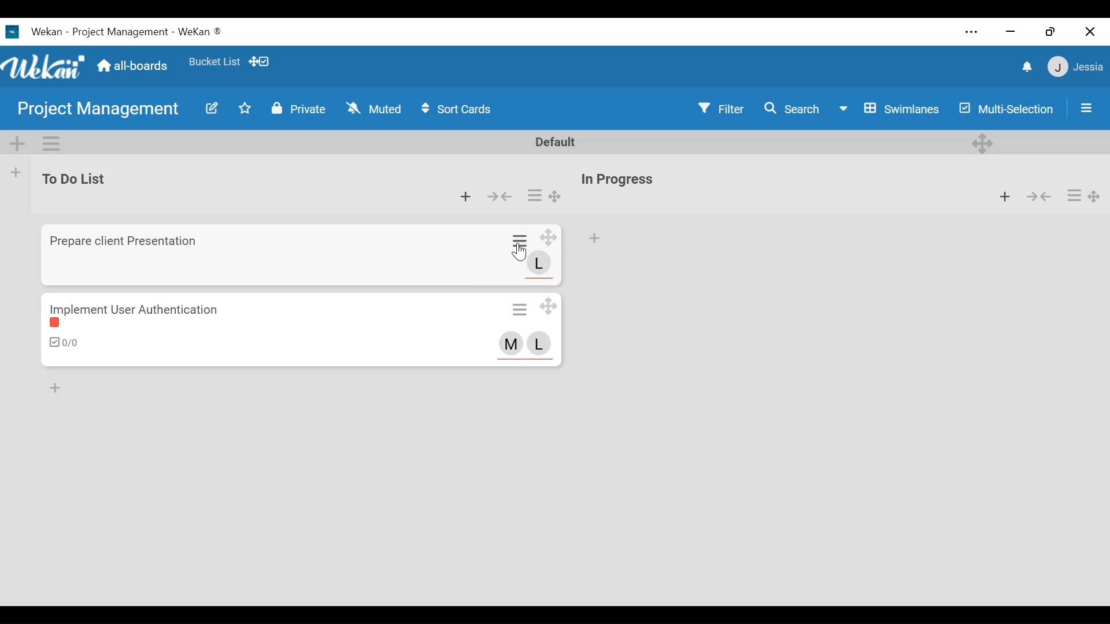 This screenshot has height=624, width=1110. What do you see at coordinates (971, 32) in the screenshot?
I see `settings and more` at bounding box center [971, 32].